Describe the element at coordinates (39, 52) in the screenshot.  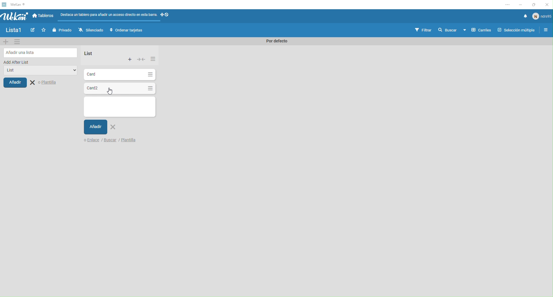
I see `añadir lista` at that location.